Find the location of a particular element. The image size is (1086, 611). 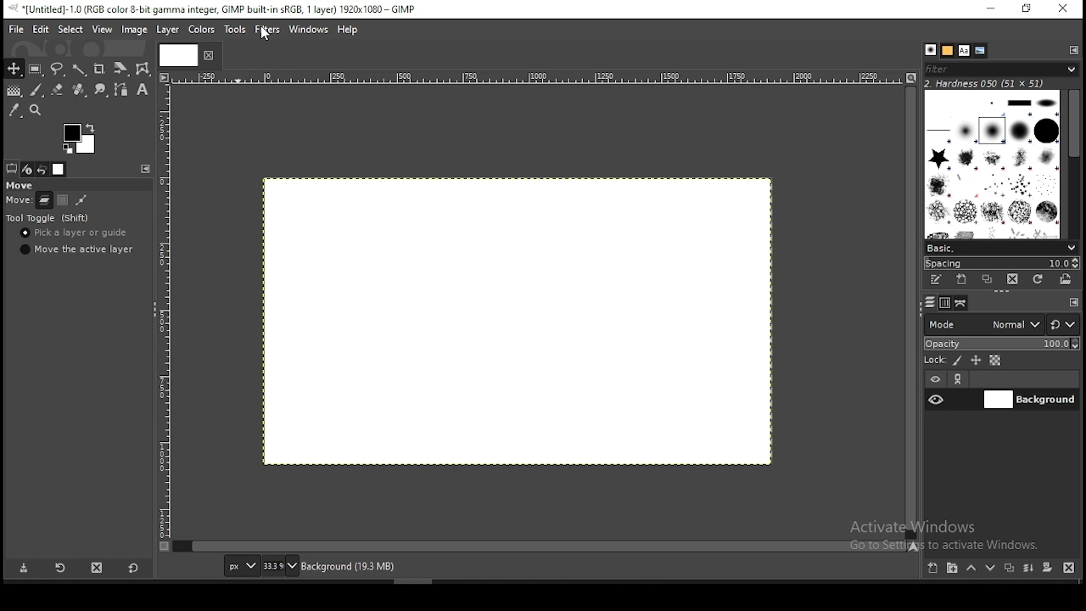

brush presets is located at coordinates (1001, 249).